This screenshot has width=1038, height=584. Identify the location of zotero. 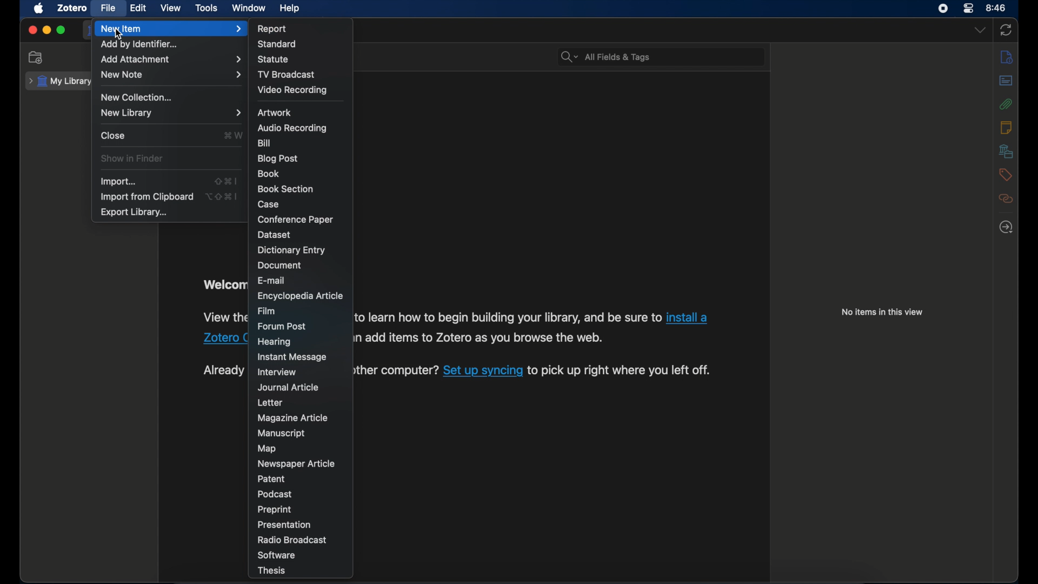
(72, 8).